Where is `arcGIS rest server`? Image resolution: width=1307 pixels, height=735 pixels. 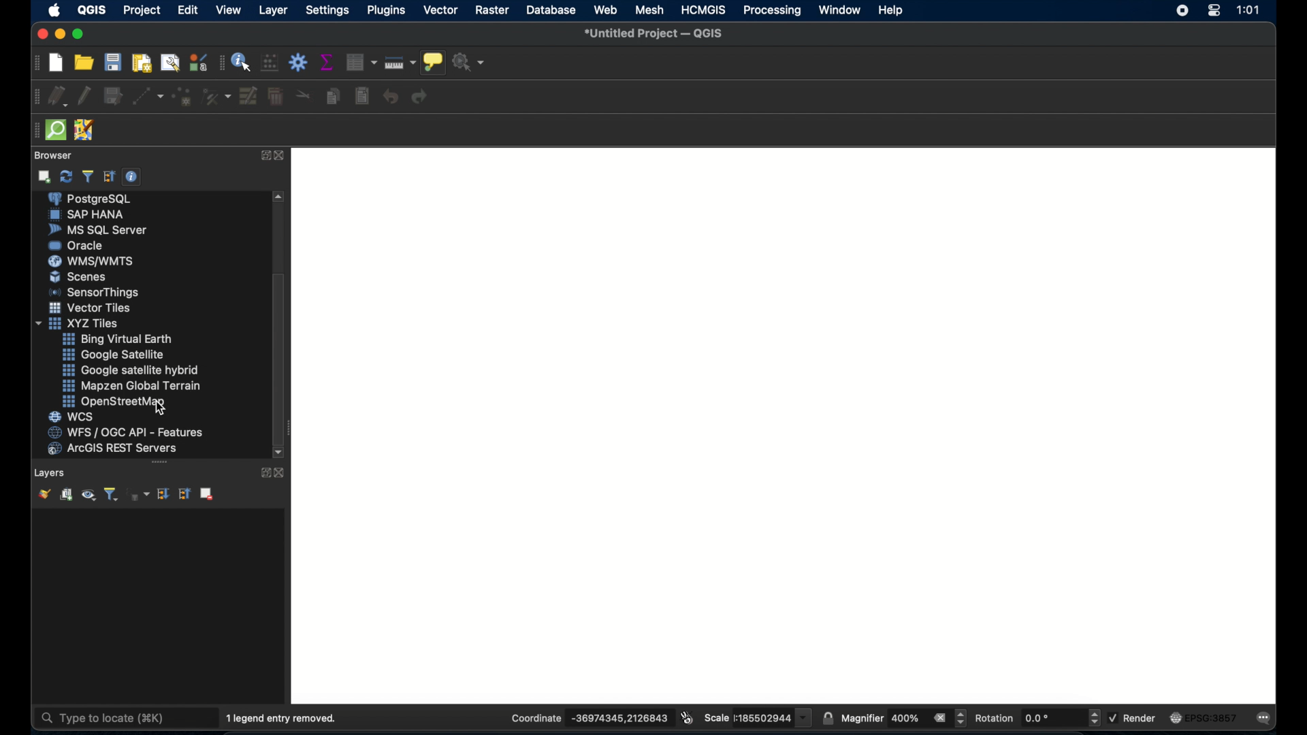
arcGIS rest server is located at coordinates (112, 448).